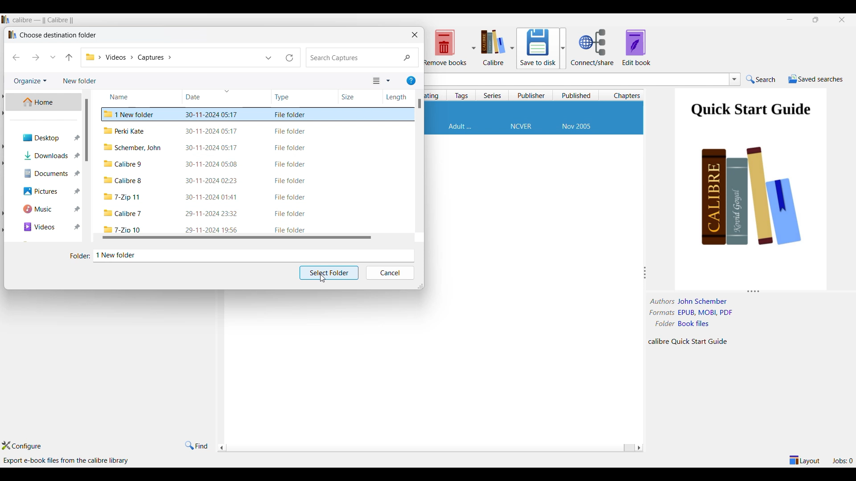 Image resolution: width=856 pixels, height=481 pixels. I want to click on file folder, so click(290, 115).